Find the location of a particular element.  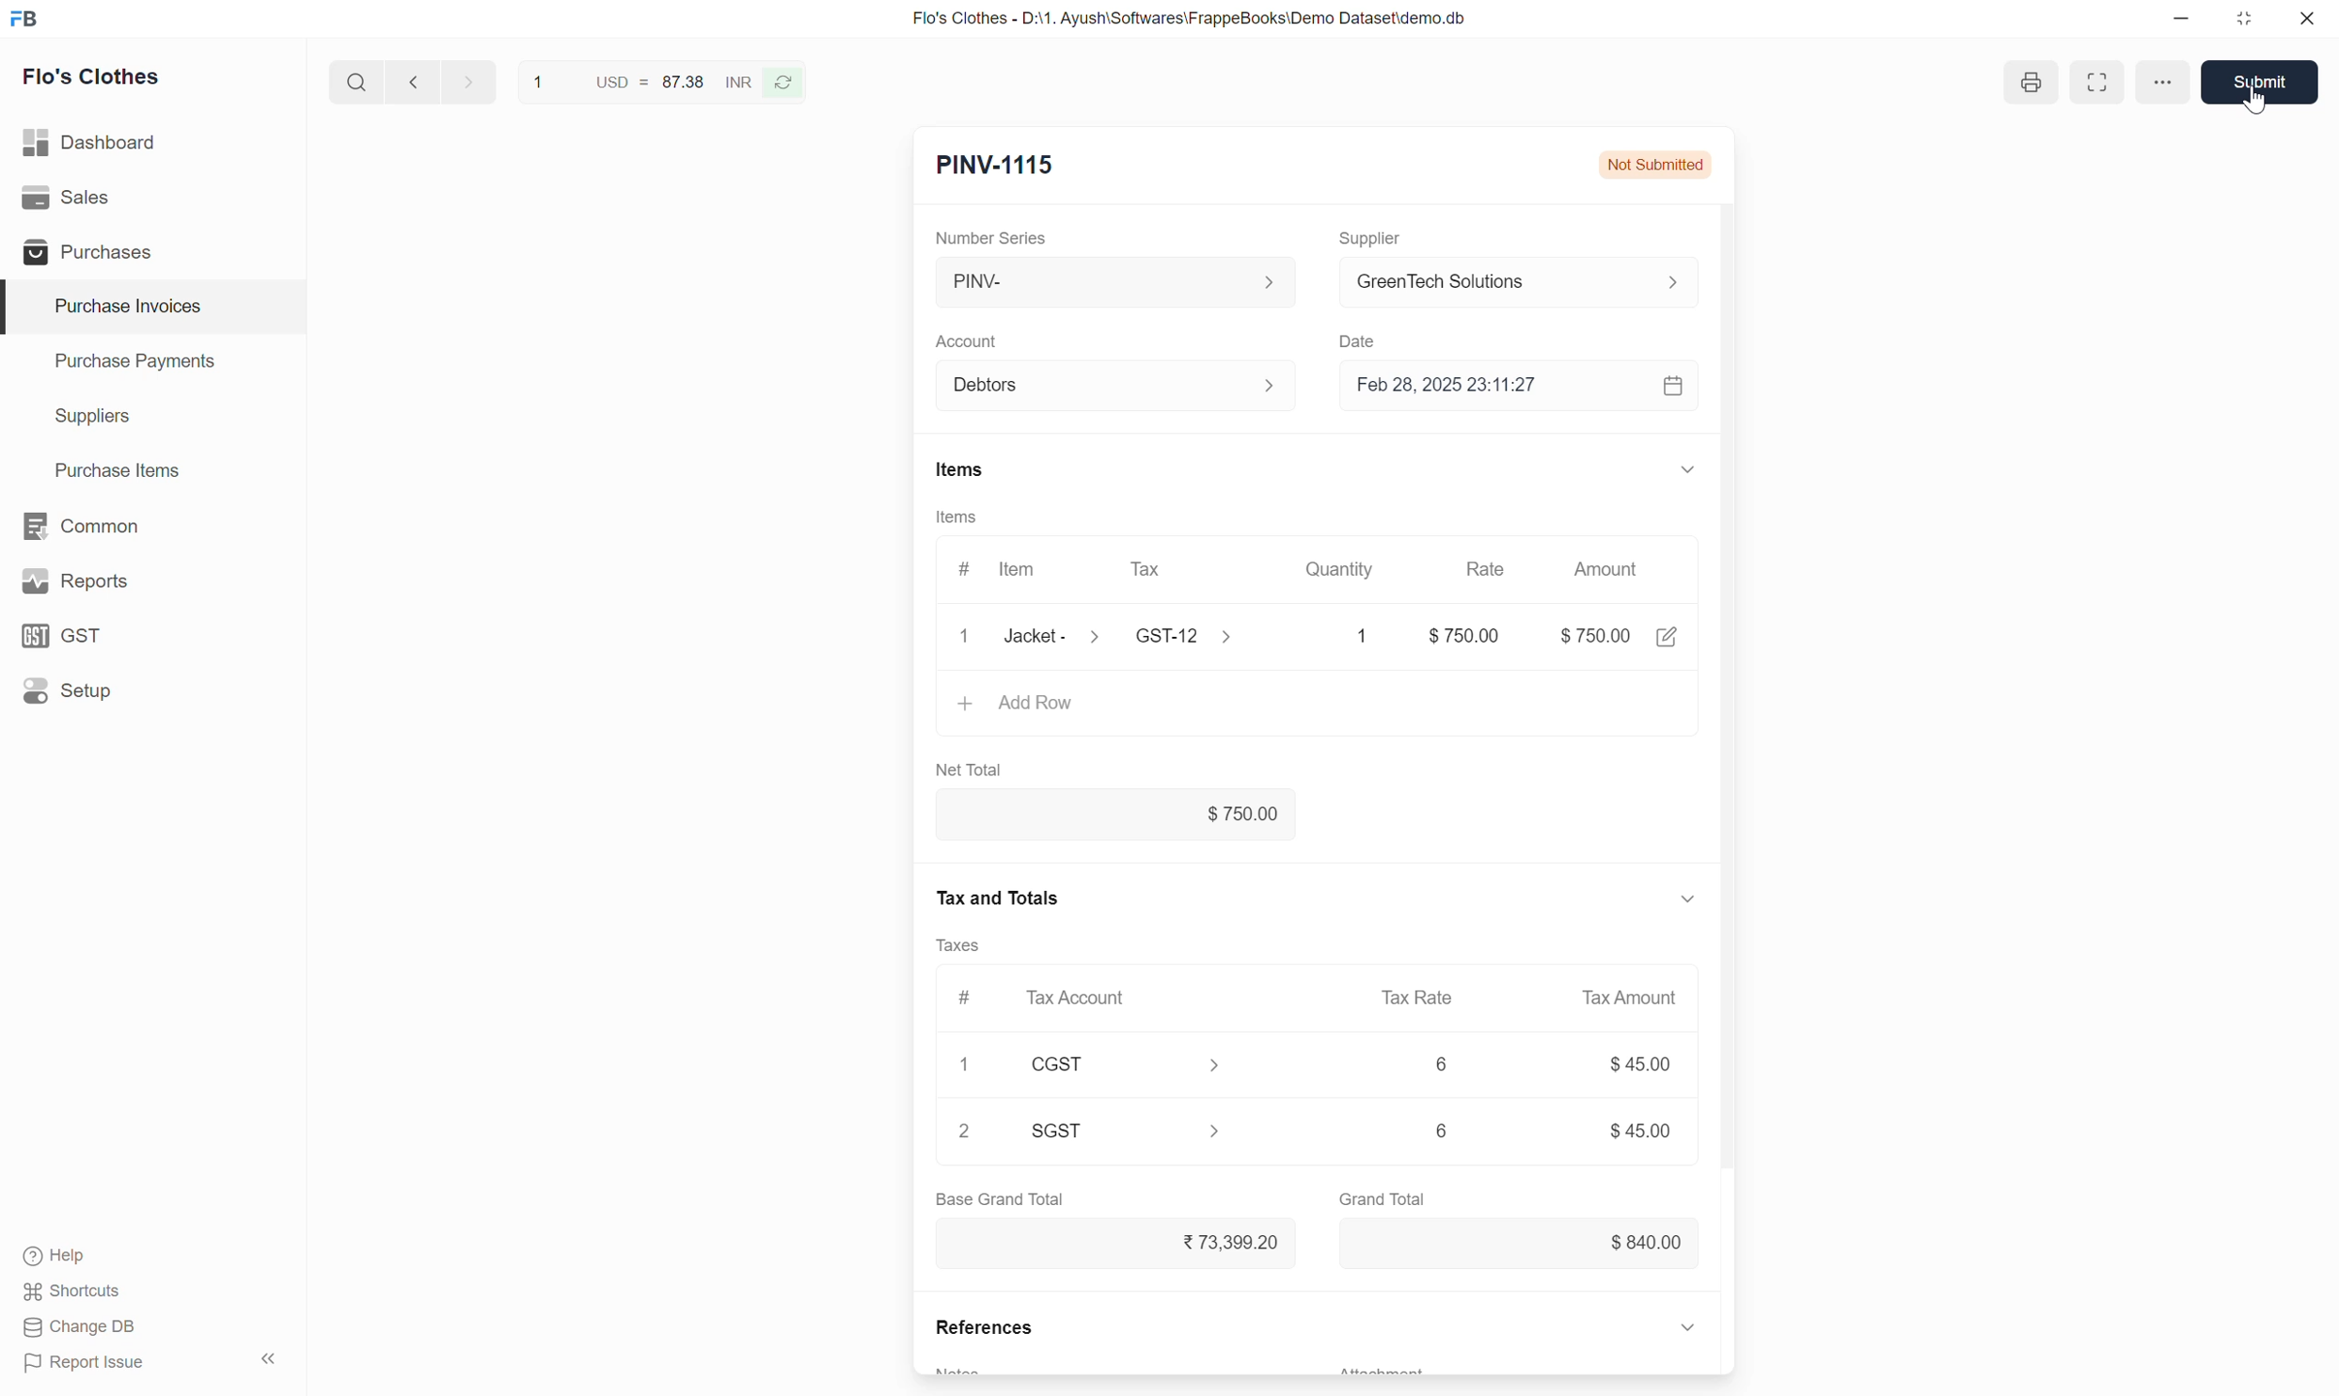

1 is located at coordinates (964, 1064).